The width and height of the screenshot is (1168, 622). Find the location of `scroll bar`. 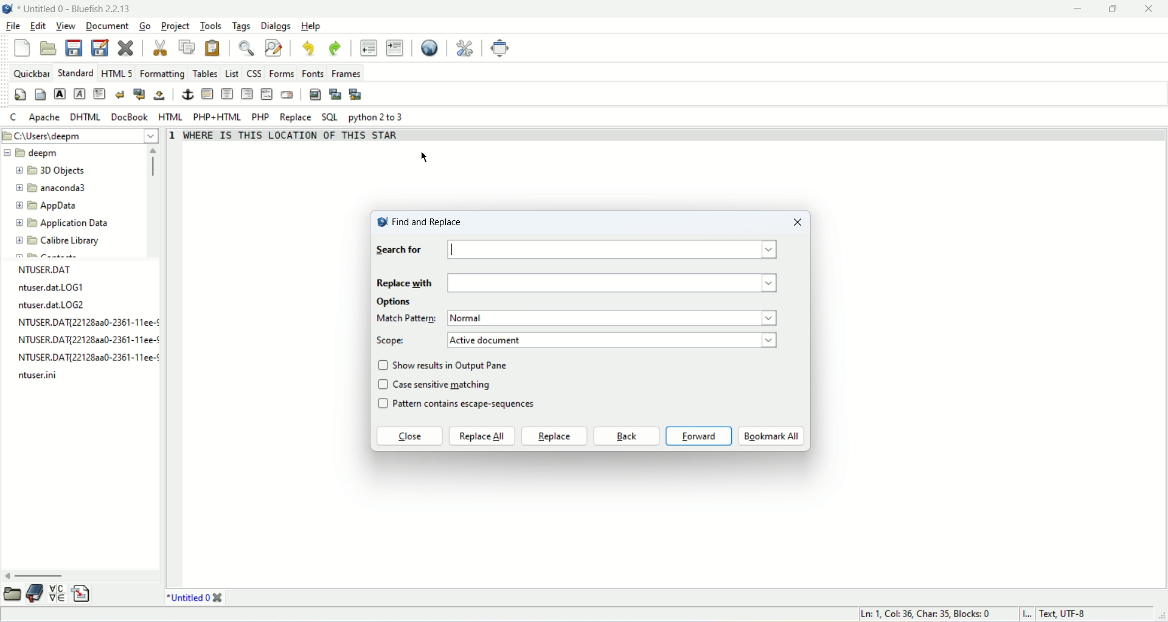

scroll bar is located at coordinates (81, 575).